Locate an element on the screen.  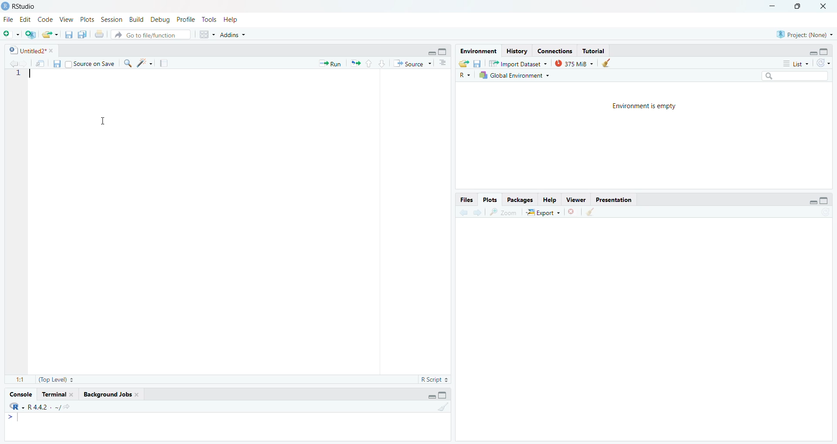
minimize is located at coordinates (772, 7).